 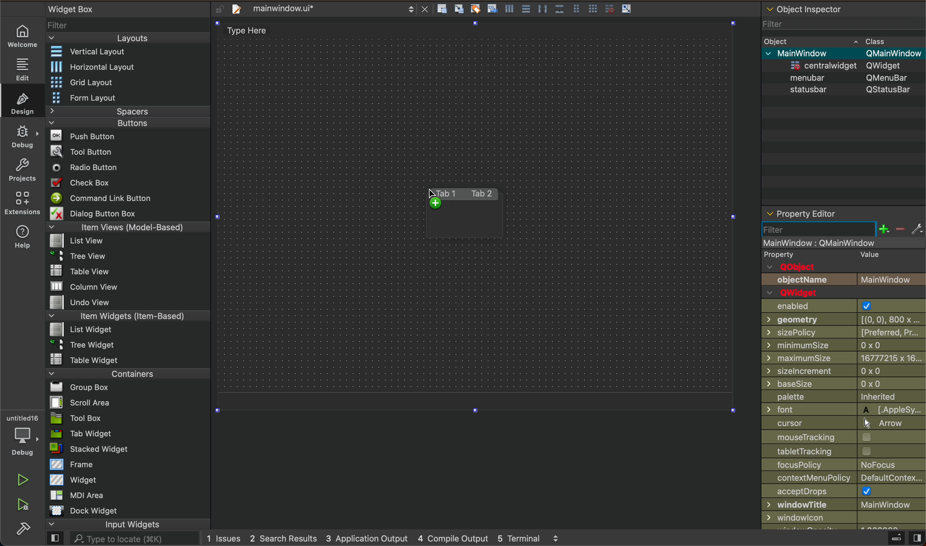 What do you see at coordinates (78, 82) in the screenshot?
I see ` Grid Layout` at bounding box center [78, 82].